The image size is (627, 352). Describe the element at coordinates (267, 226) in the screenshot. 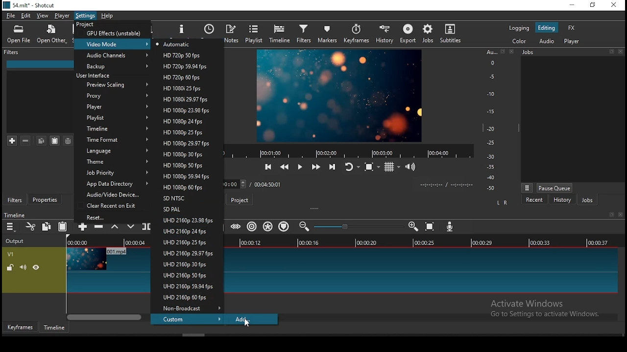

I see `ripple all tracks` at that location.